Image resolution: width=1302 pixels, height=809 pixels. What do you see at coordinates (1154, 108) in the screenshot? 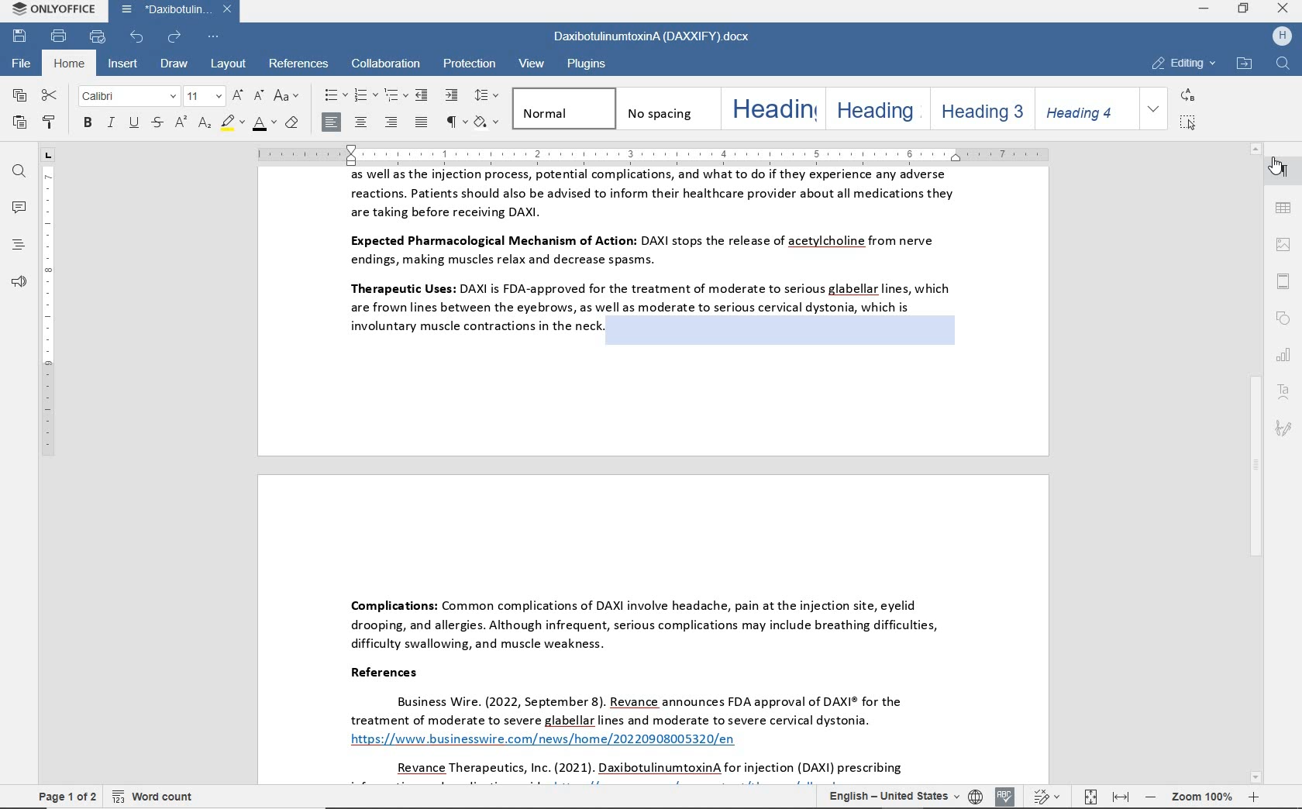
I see `expand` at bounding box center [1154, 108].